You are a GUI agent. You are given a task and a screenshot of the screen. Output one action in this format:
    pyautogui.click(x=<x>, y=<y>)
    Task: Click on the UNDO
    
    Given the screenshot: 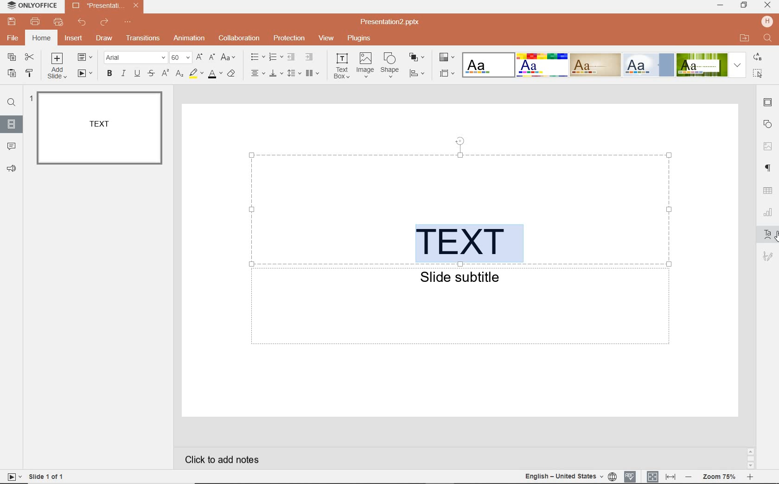 What is the action you would take?
    pyautogui.click(x=82, y=22)
    